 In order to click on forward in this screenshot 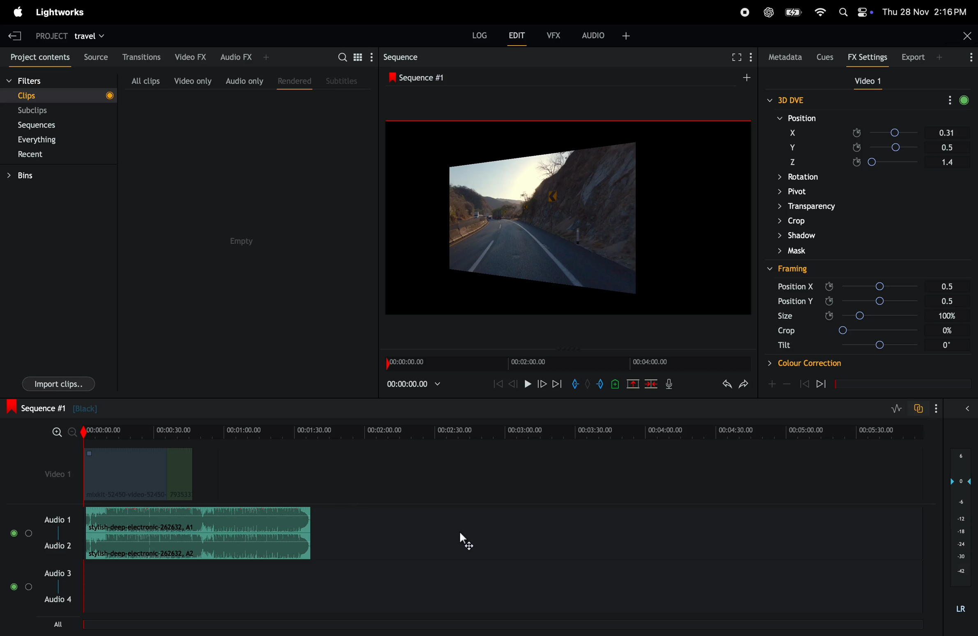, I will do `click(556, 384)`.